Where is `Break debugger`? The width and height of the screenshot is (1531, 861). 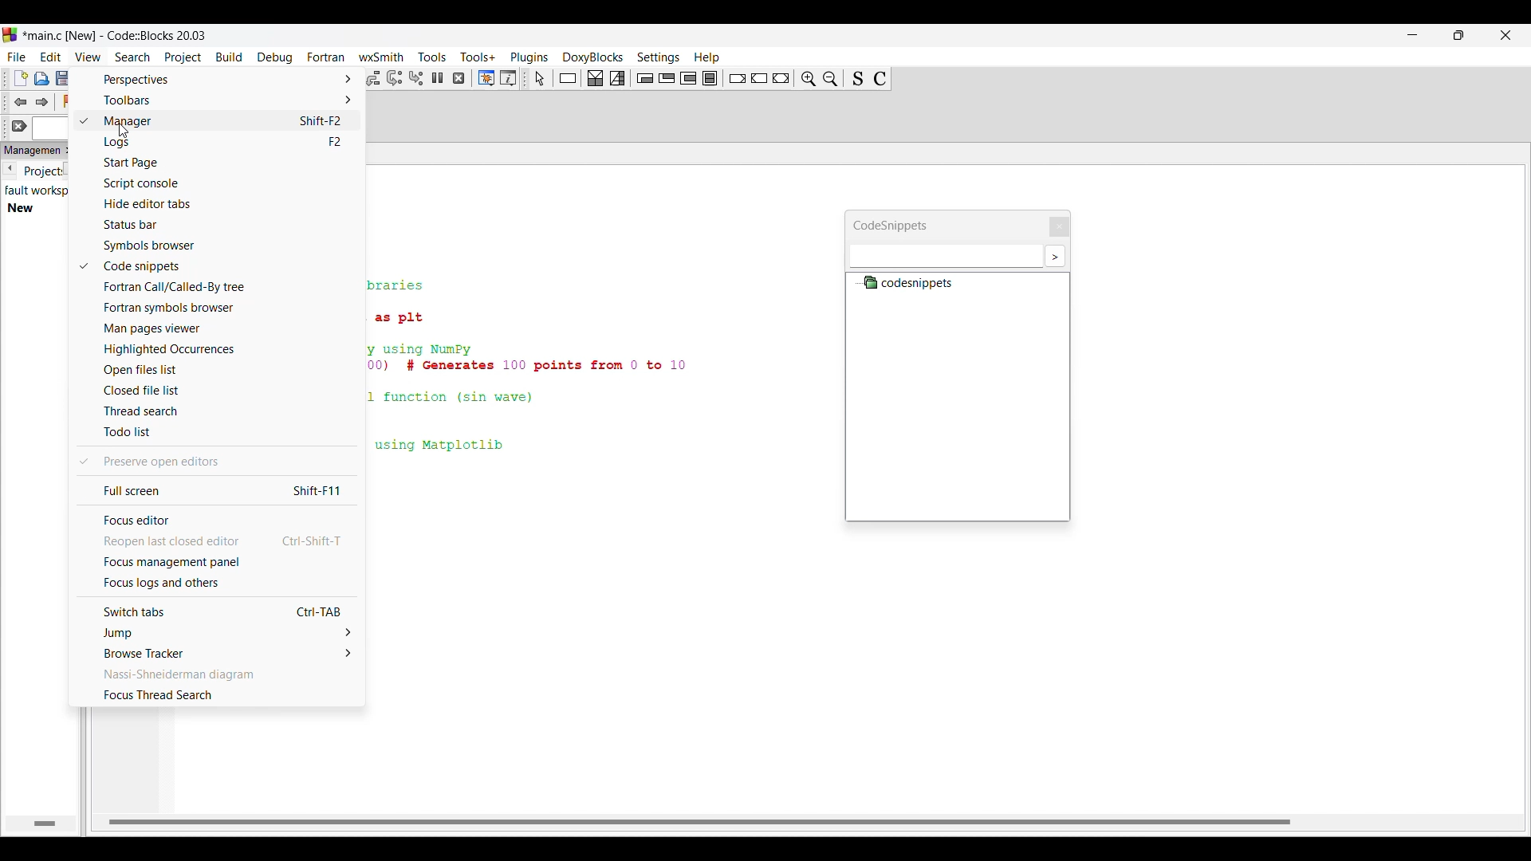 Break debugger is located at coordinates (437, 77).